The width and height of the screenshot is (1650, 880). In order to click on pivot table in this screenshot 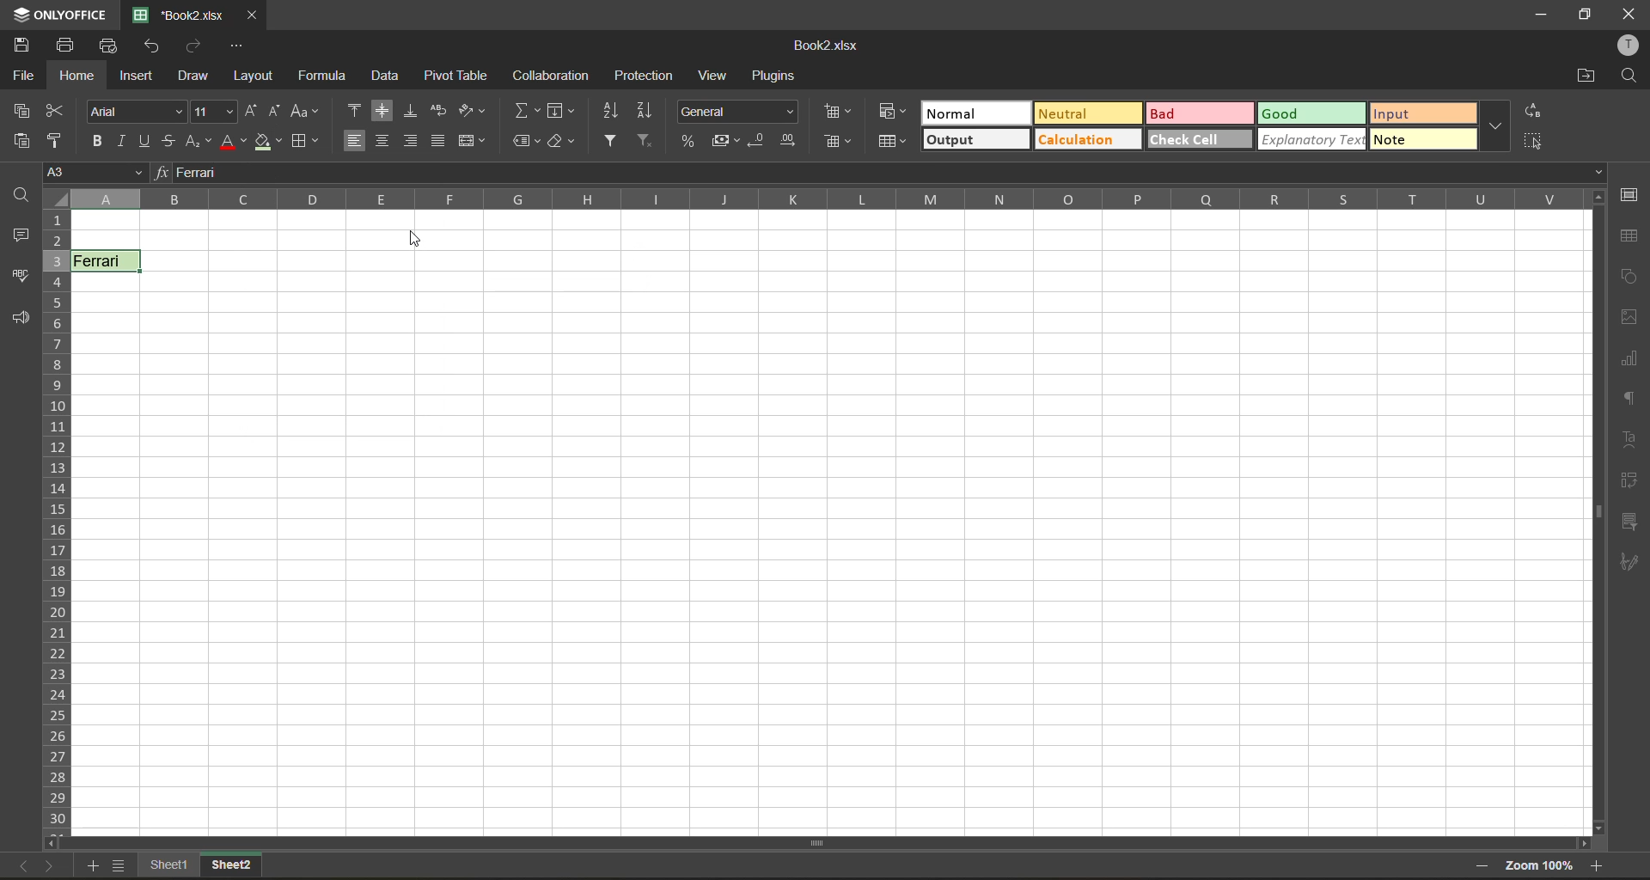, I will do `click(460, 74)`.